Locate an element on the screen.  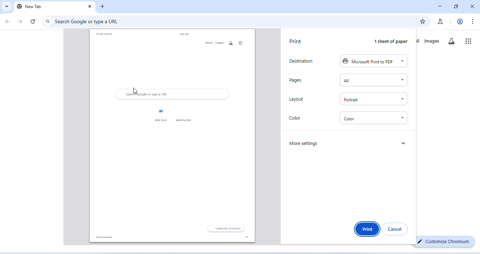
google apps is located at coordinates (469, 40).